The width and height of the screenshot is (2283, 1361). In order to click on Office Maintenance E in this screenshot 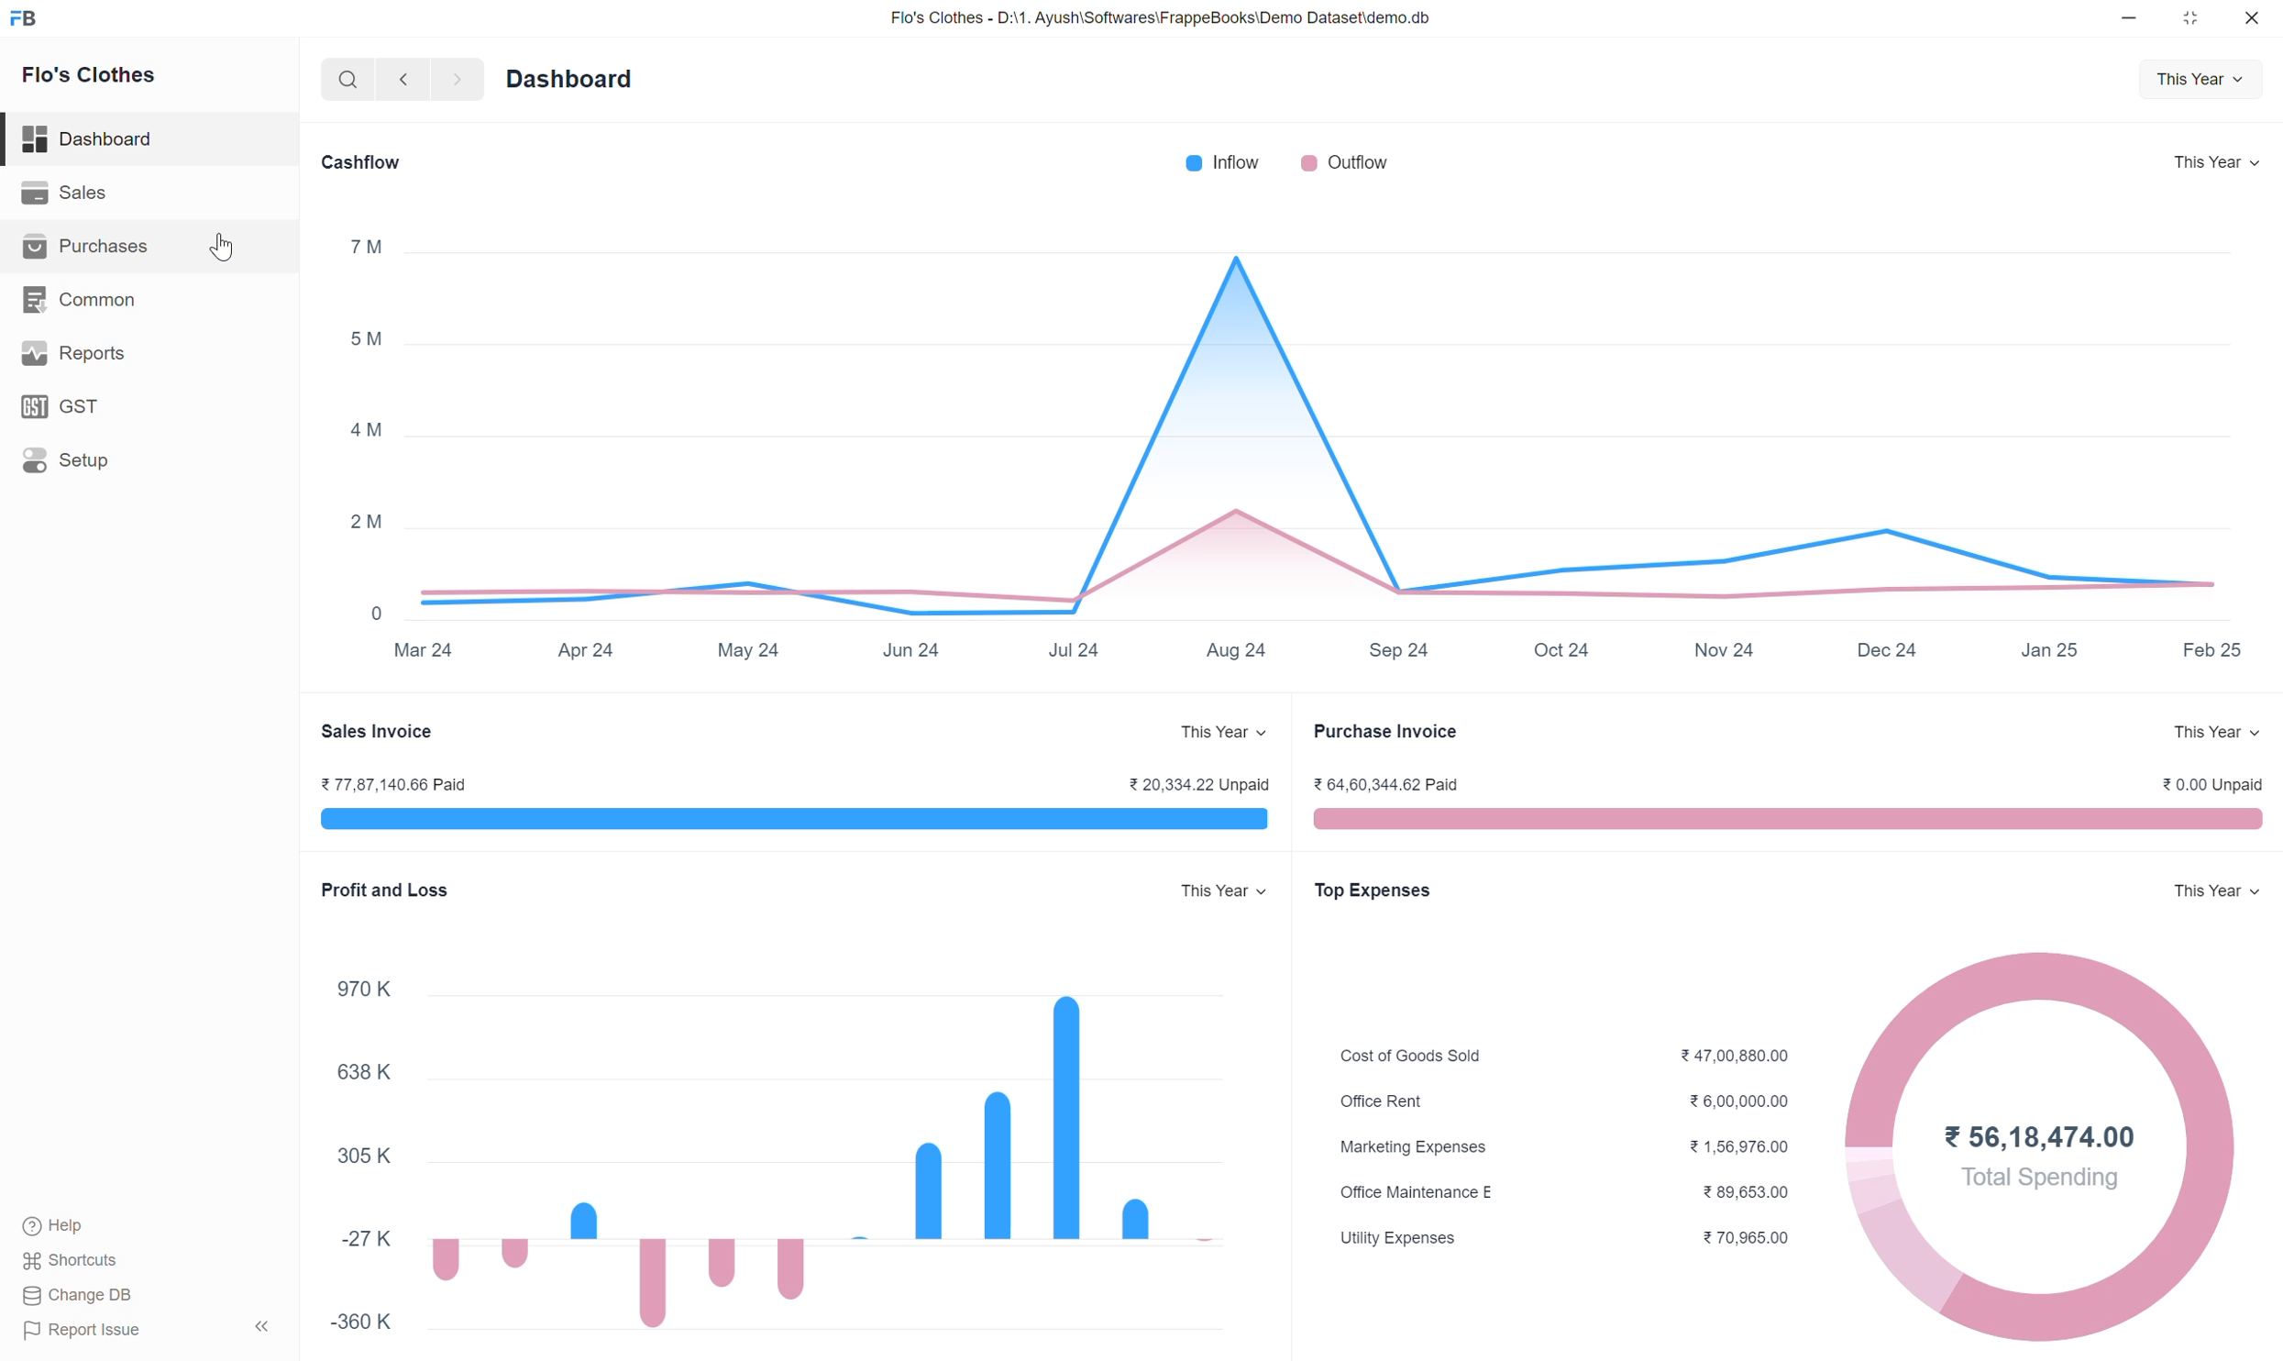, I will do `click(1416, 1191)`.